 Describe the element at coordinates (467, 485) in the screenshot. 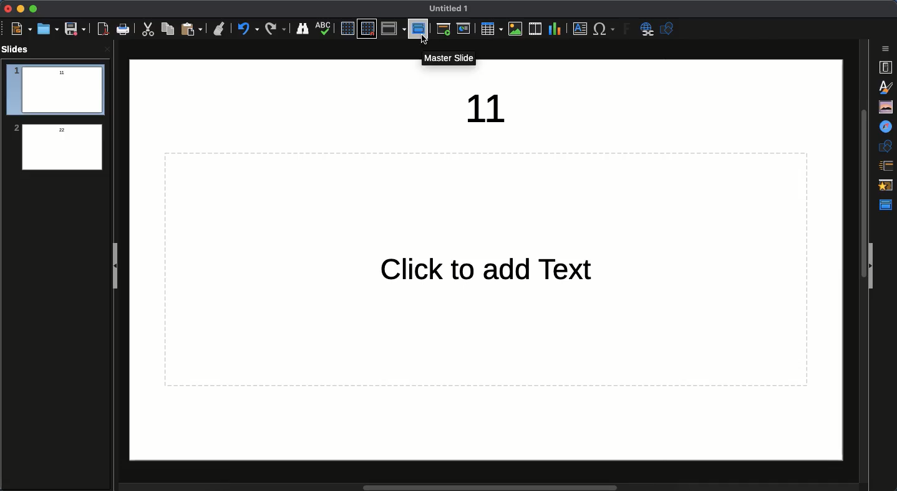

I see `Scroll` at that location.